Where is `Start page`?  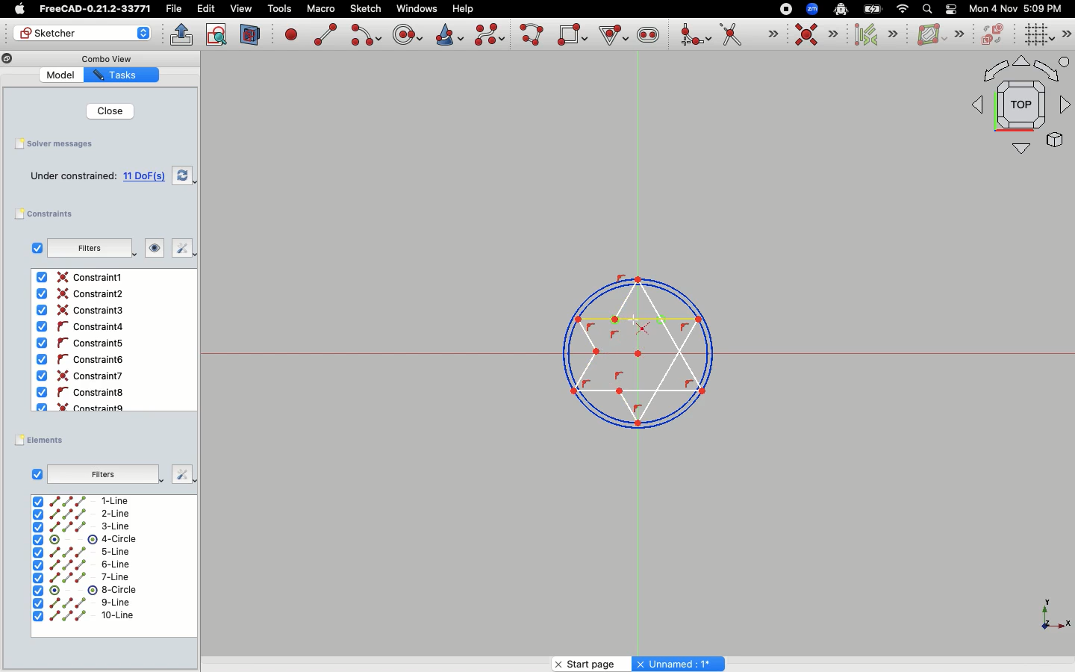 Start page is located at coordinates (588, 662).